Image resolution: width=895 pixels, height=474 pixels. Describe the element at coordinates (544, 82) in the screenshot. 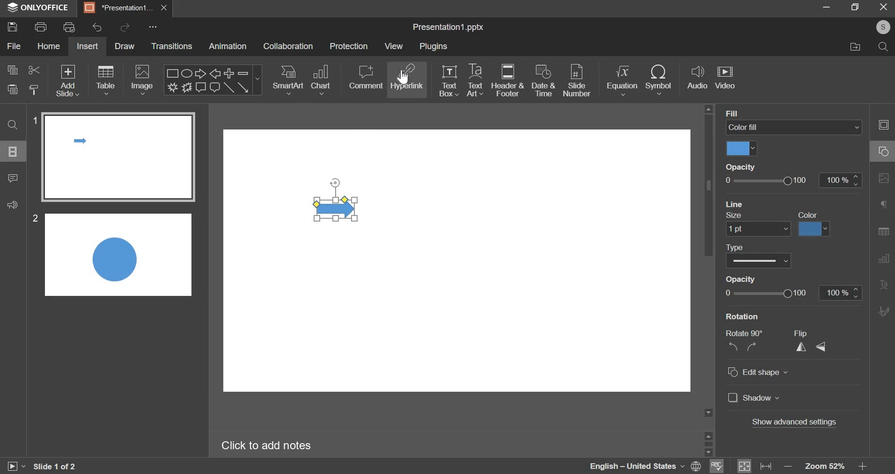

I see `date & time` at that location.